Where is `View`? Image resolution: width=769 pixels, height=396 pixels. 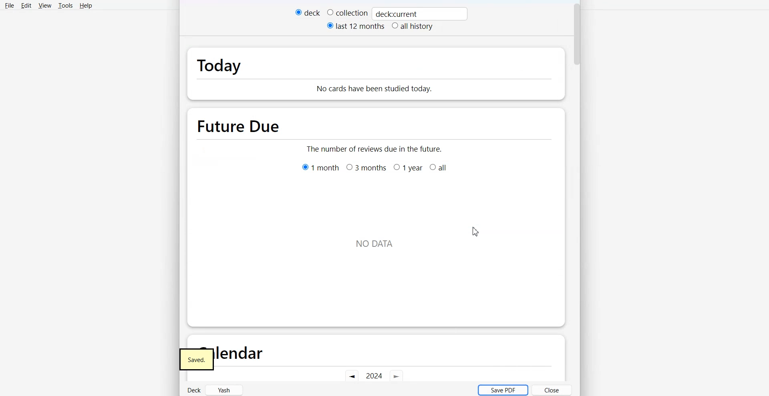
View is located at coordinates (44, 6).